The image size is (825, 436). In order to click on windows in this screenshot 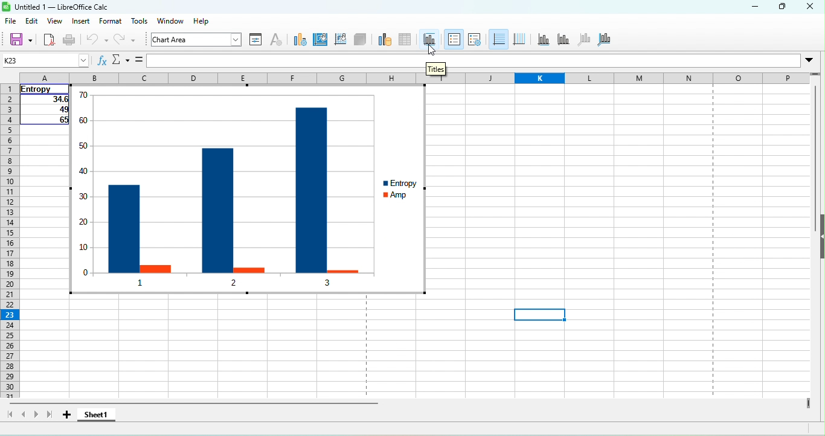, I will do `click(169, 23)`.